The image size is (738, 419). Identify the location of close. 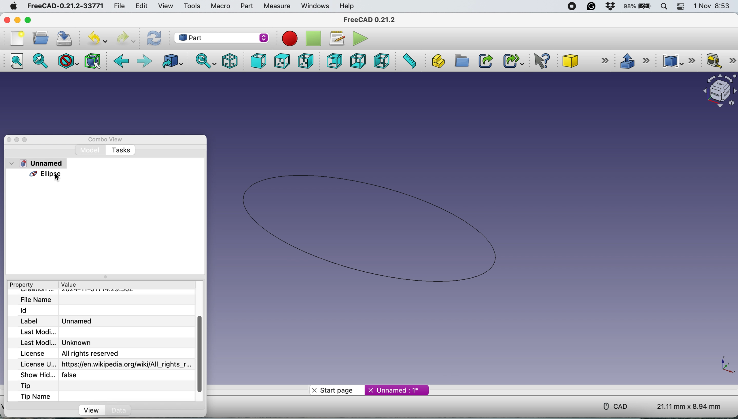
(9, 139).